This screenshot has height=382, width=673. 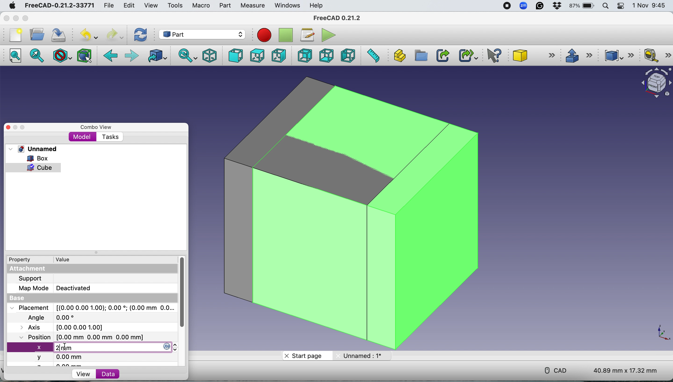 I want to click on Measure linear, so click(x=657, y=56).